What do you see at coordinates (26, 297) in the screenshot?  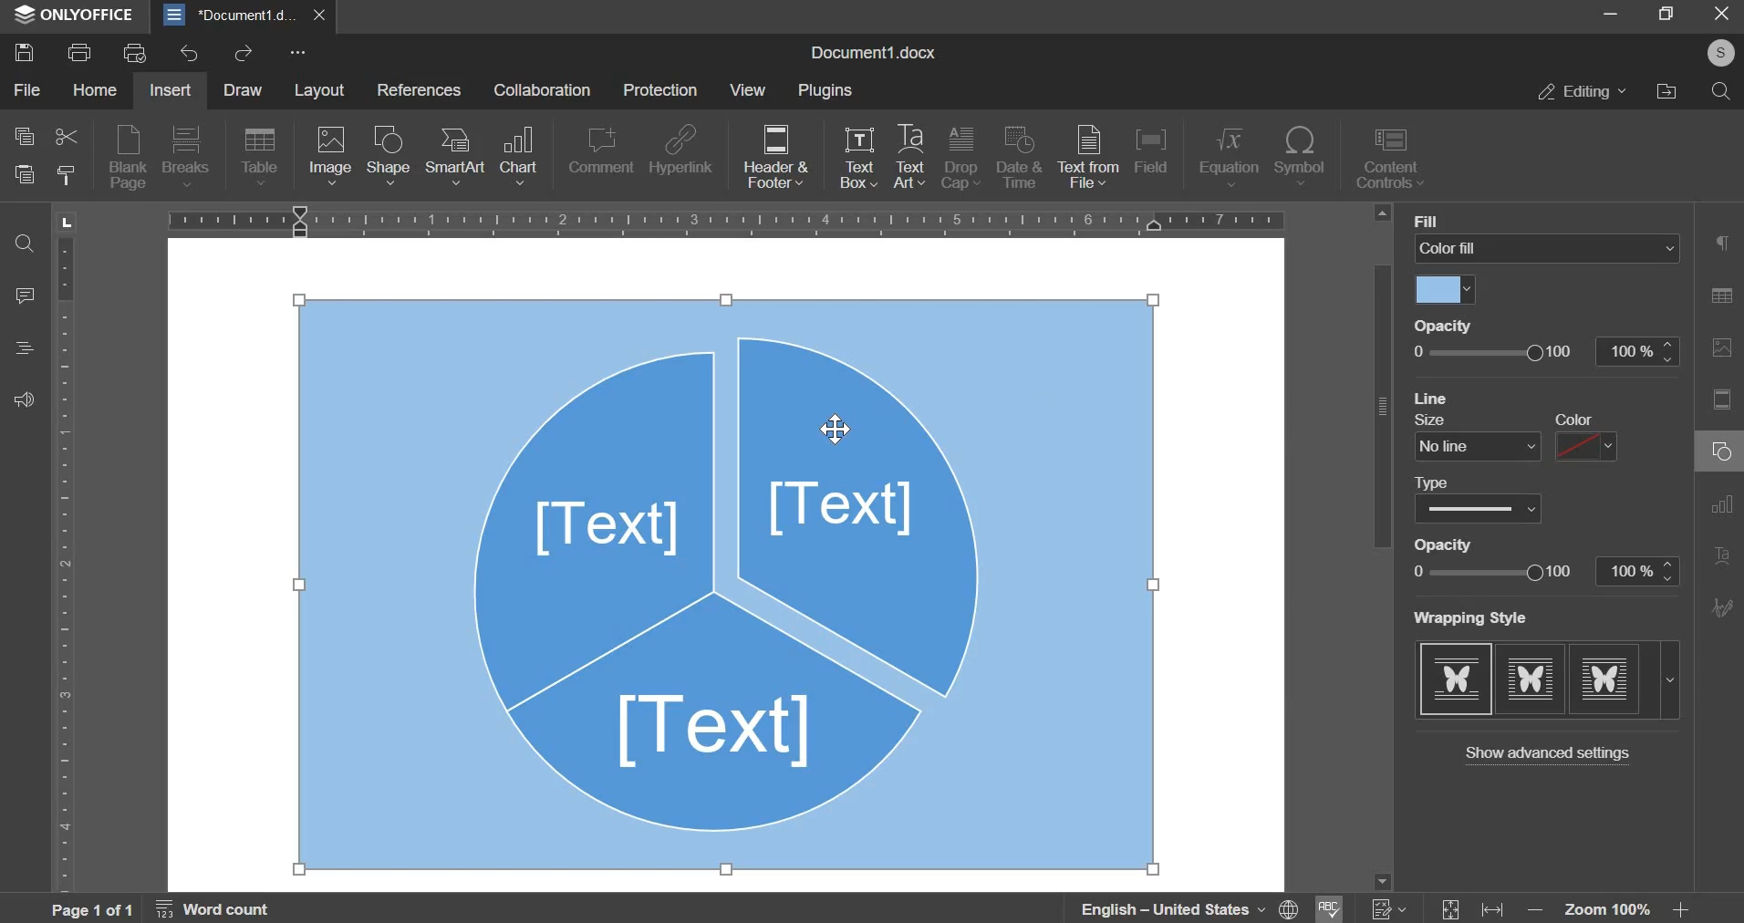 I see `comment panel` at bounding box center [26, 297].